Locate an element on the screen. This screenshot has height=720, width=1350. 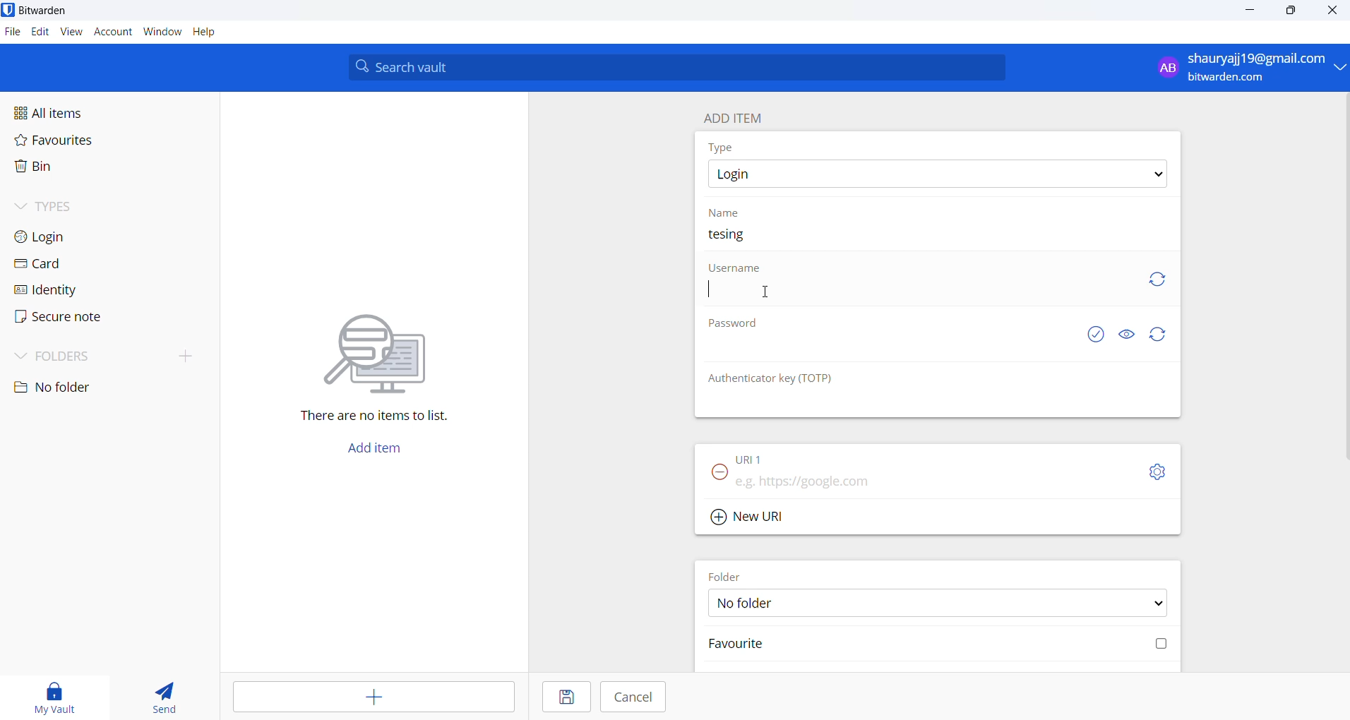
Password  is located at coordinates (738, 326).